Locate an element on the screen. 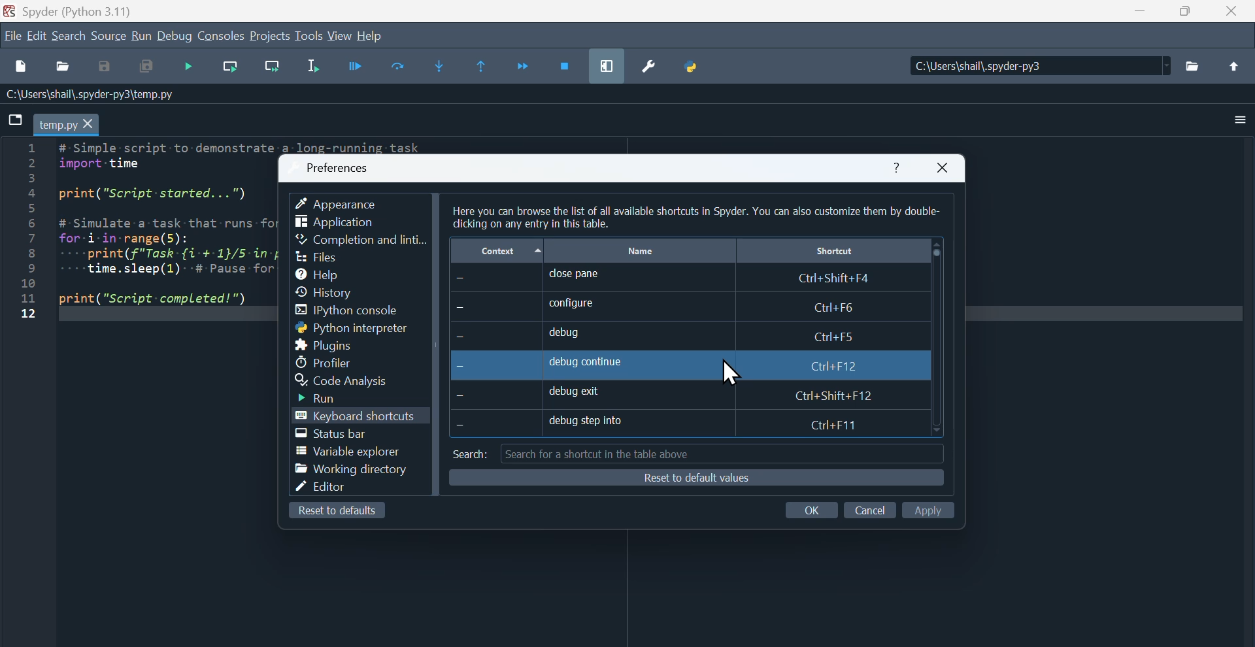 The width and height of the screenshot is (1255, 647). Step into function is located at coordinates (441, 64).